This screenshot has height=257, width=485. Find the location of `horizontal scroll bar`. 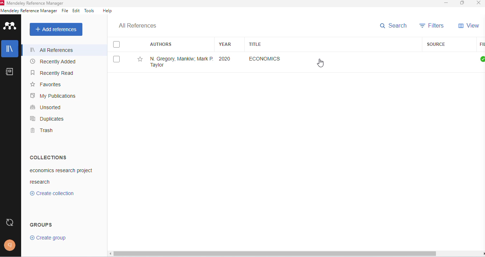

horizontal scroll bar is located at coordinates (275, 253).